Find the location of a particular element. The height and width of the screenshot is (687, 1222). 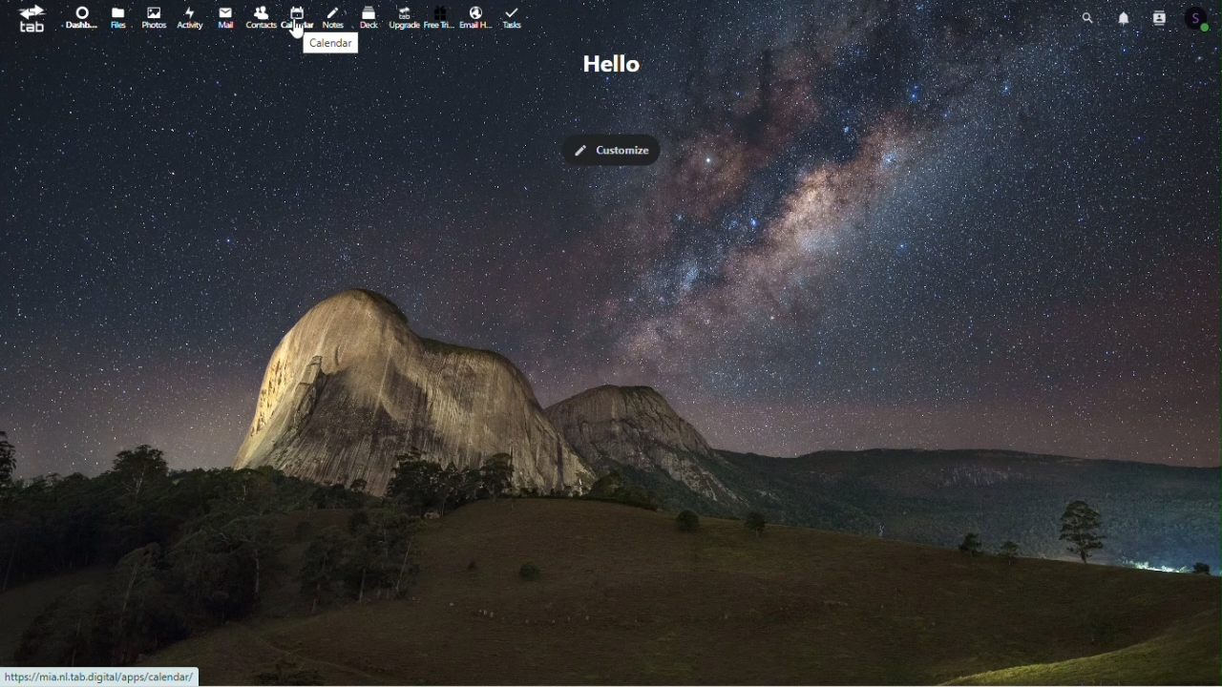

activity is located at coordinates (189, 19).